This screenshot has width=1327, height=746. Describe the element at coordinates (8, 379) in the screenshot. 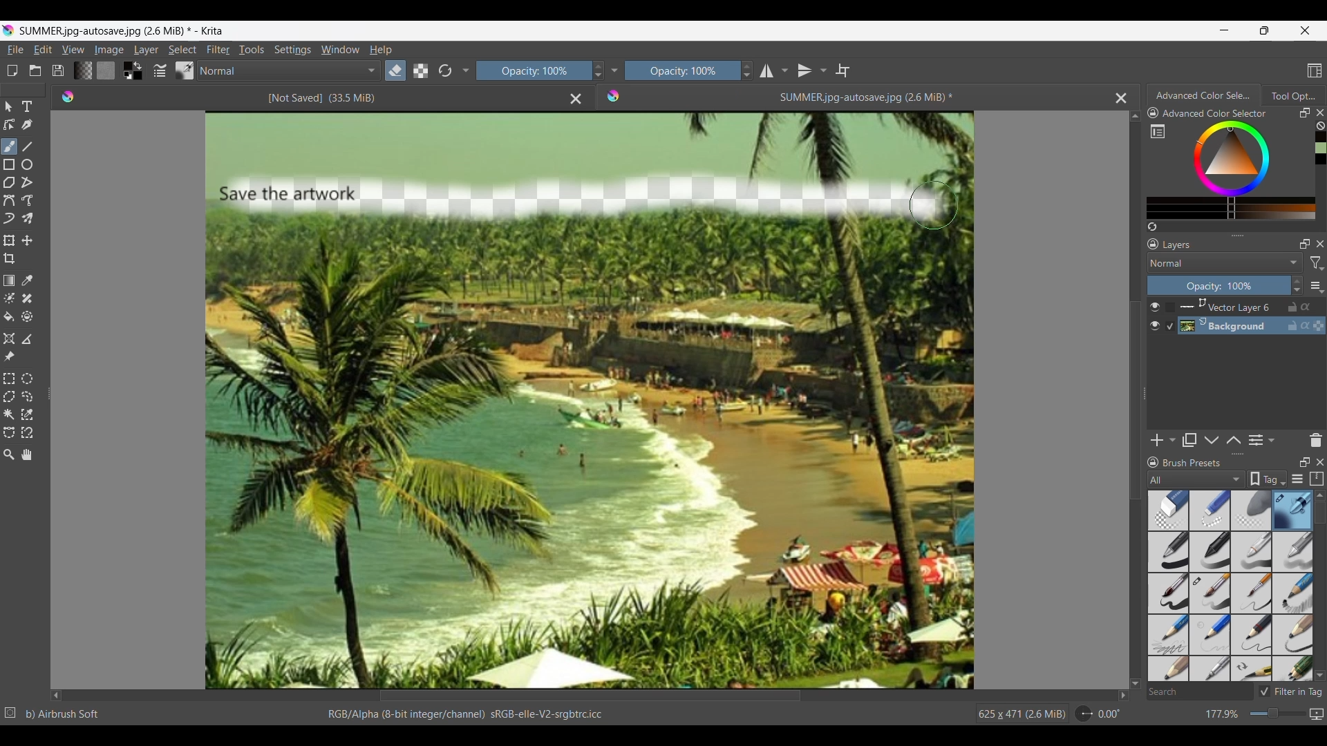

I see `Rectangular selection tool` at that location.